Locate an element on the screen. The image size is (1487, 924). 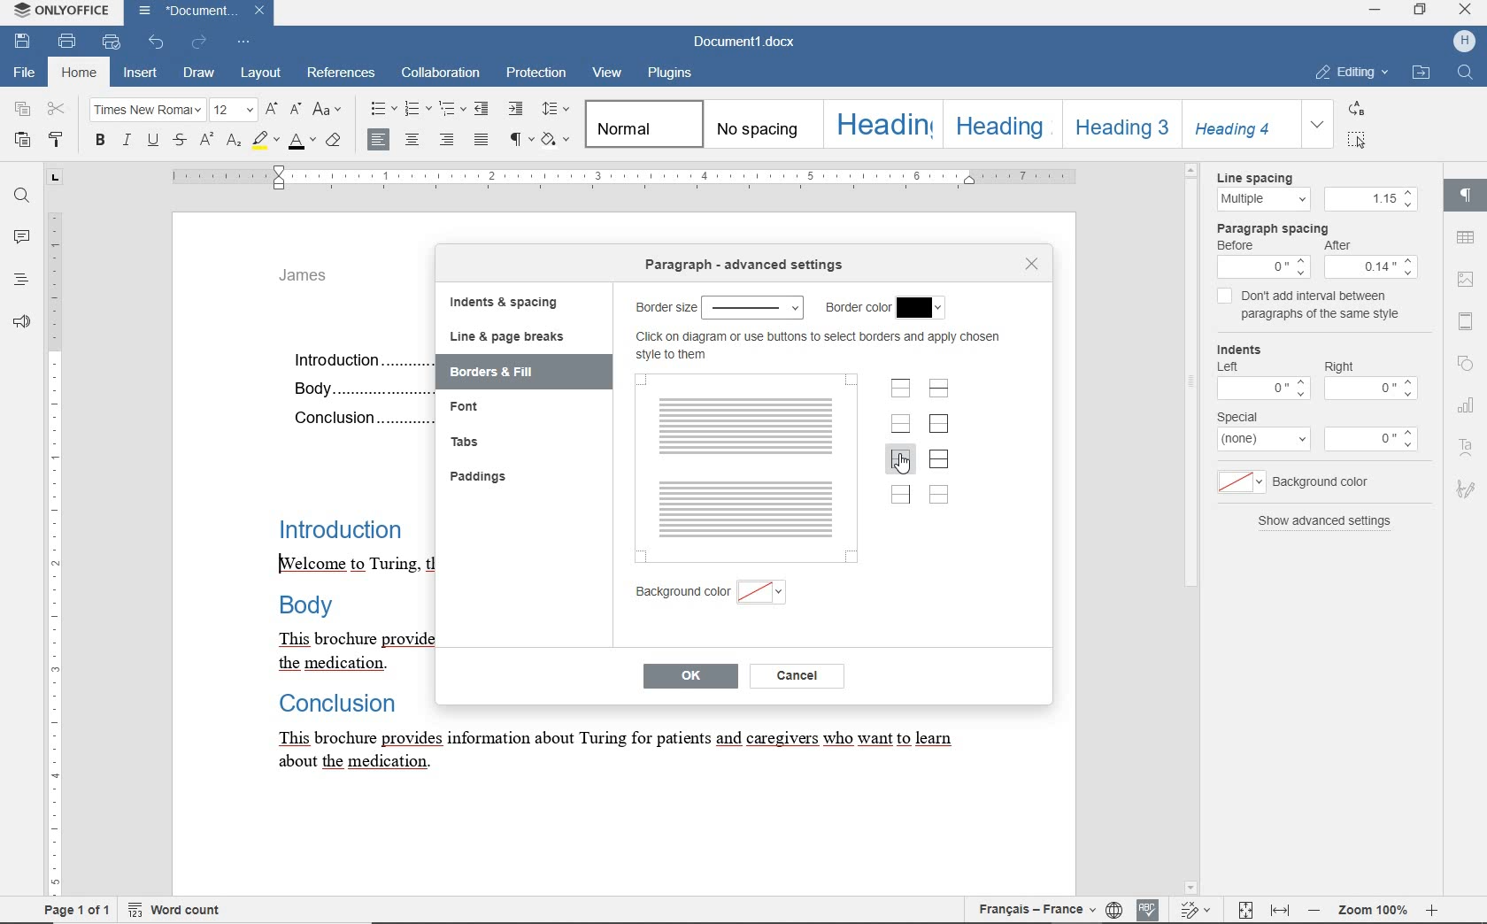
menu is located at coordinates (1373, 266).